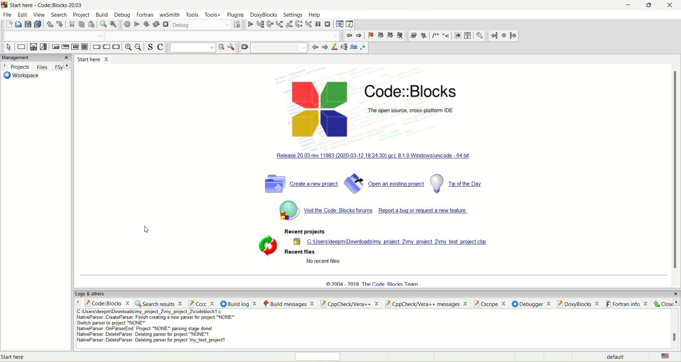  Describe the element at coordinates (117, 47) in the screenshot. I see `return instruction` at that location.